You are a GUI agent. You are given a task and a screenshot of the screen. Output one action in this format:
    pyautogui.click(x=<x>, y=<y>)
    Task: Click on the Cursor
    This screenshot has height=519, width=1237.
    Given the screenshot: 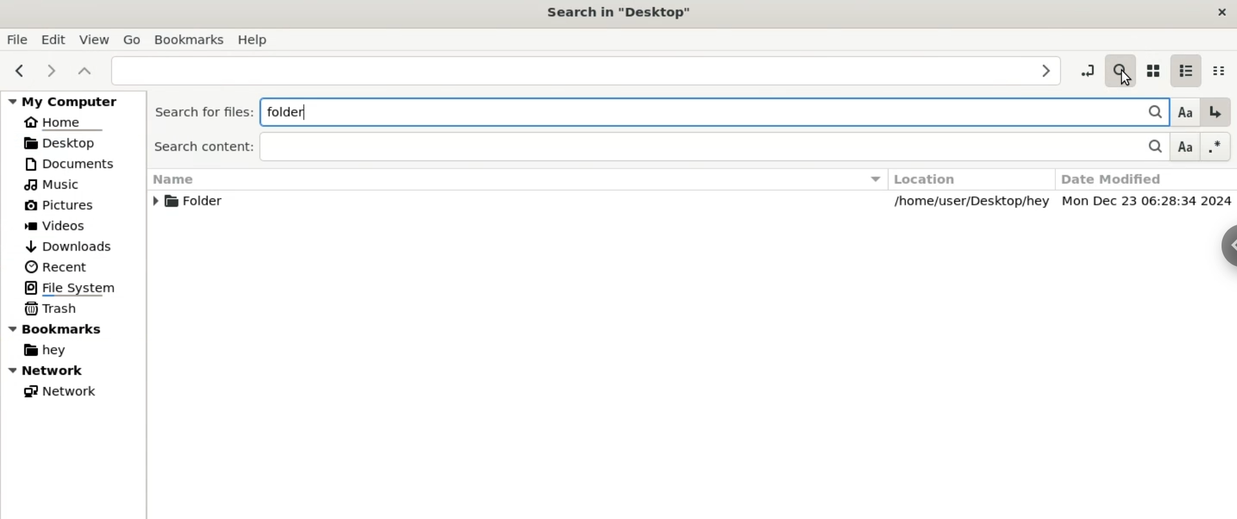 What is the action you would take?
    pyautogui.click(x=1122, y=80)
    